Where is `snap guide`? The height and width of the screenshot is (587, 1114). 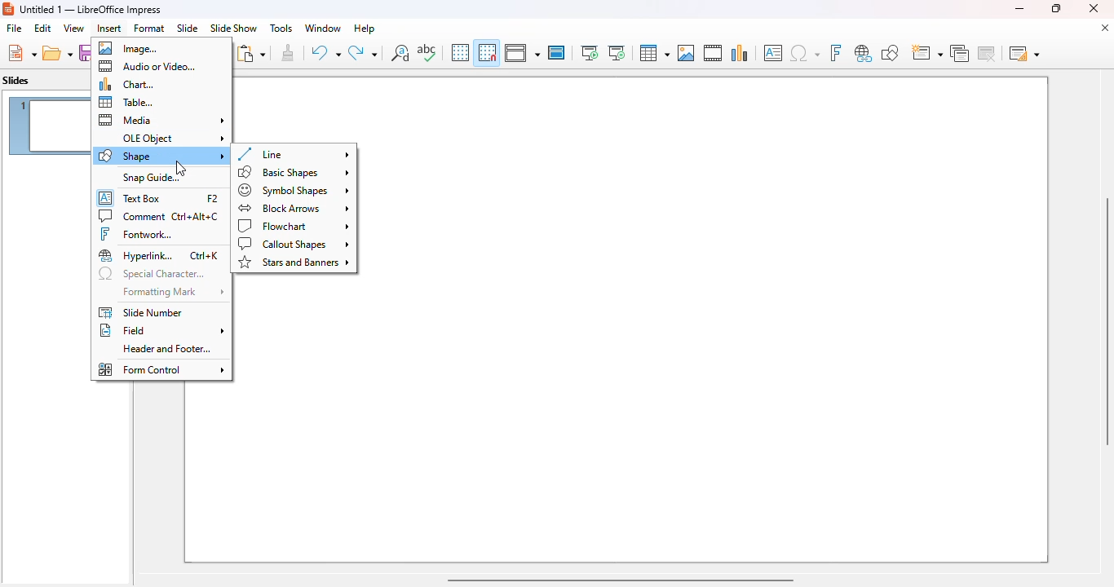 snap guide is located at coordinates (150, 178).